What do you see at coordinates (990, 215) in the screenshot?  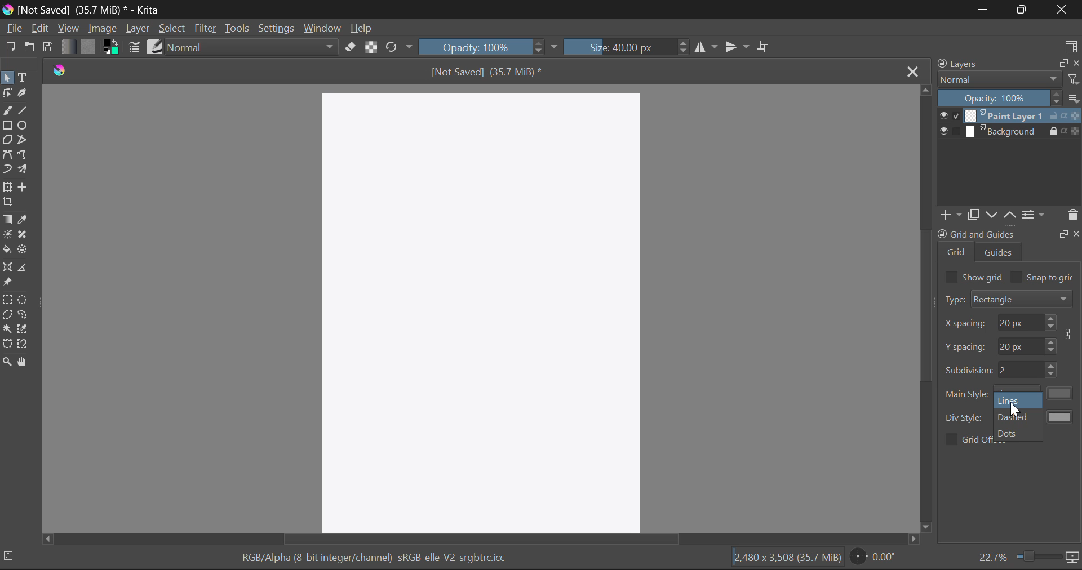 I see `down` at bounding box center [990, 215].